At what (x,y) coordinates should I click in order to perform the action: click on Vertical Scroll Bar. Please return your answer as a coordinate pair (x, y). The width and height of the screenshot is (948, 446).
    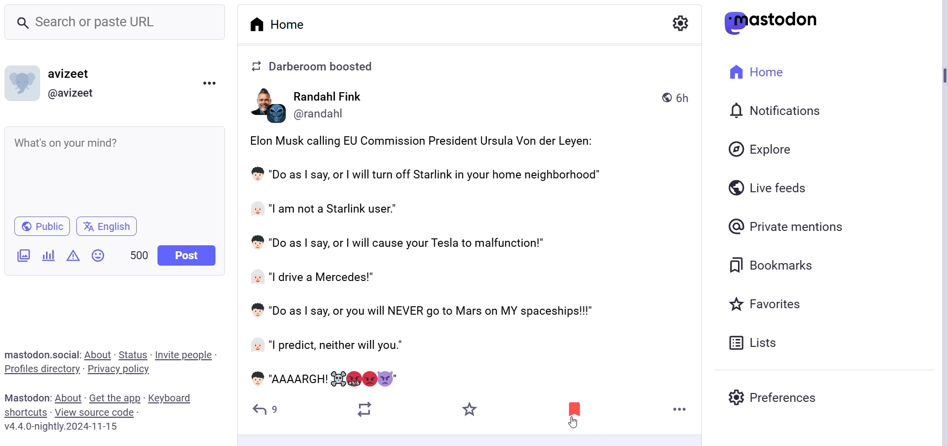
    Looking at the image, I should click on (939, 232).